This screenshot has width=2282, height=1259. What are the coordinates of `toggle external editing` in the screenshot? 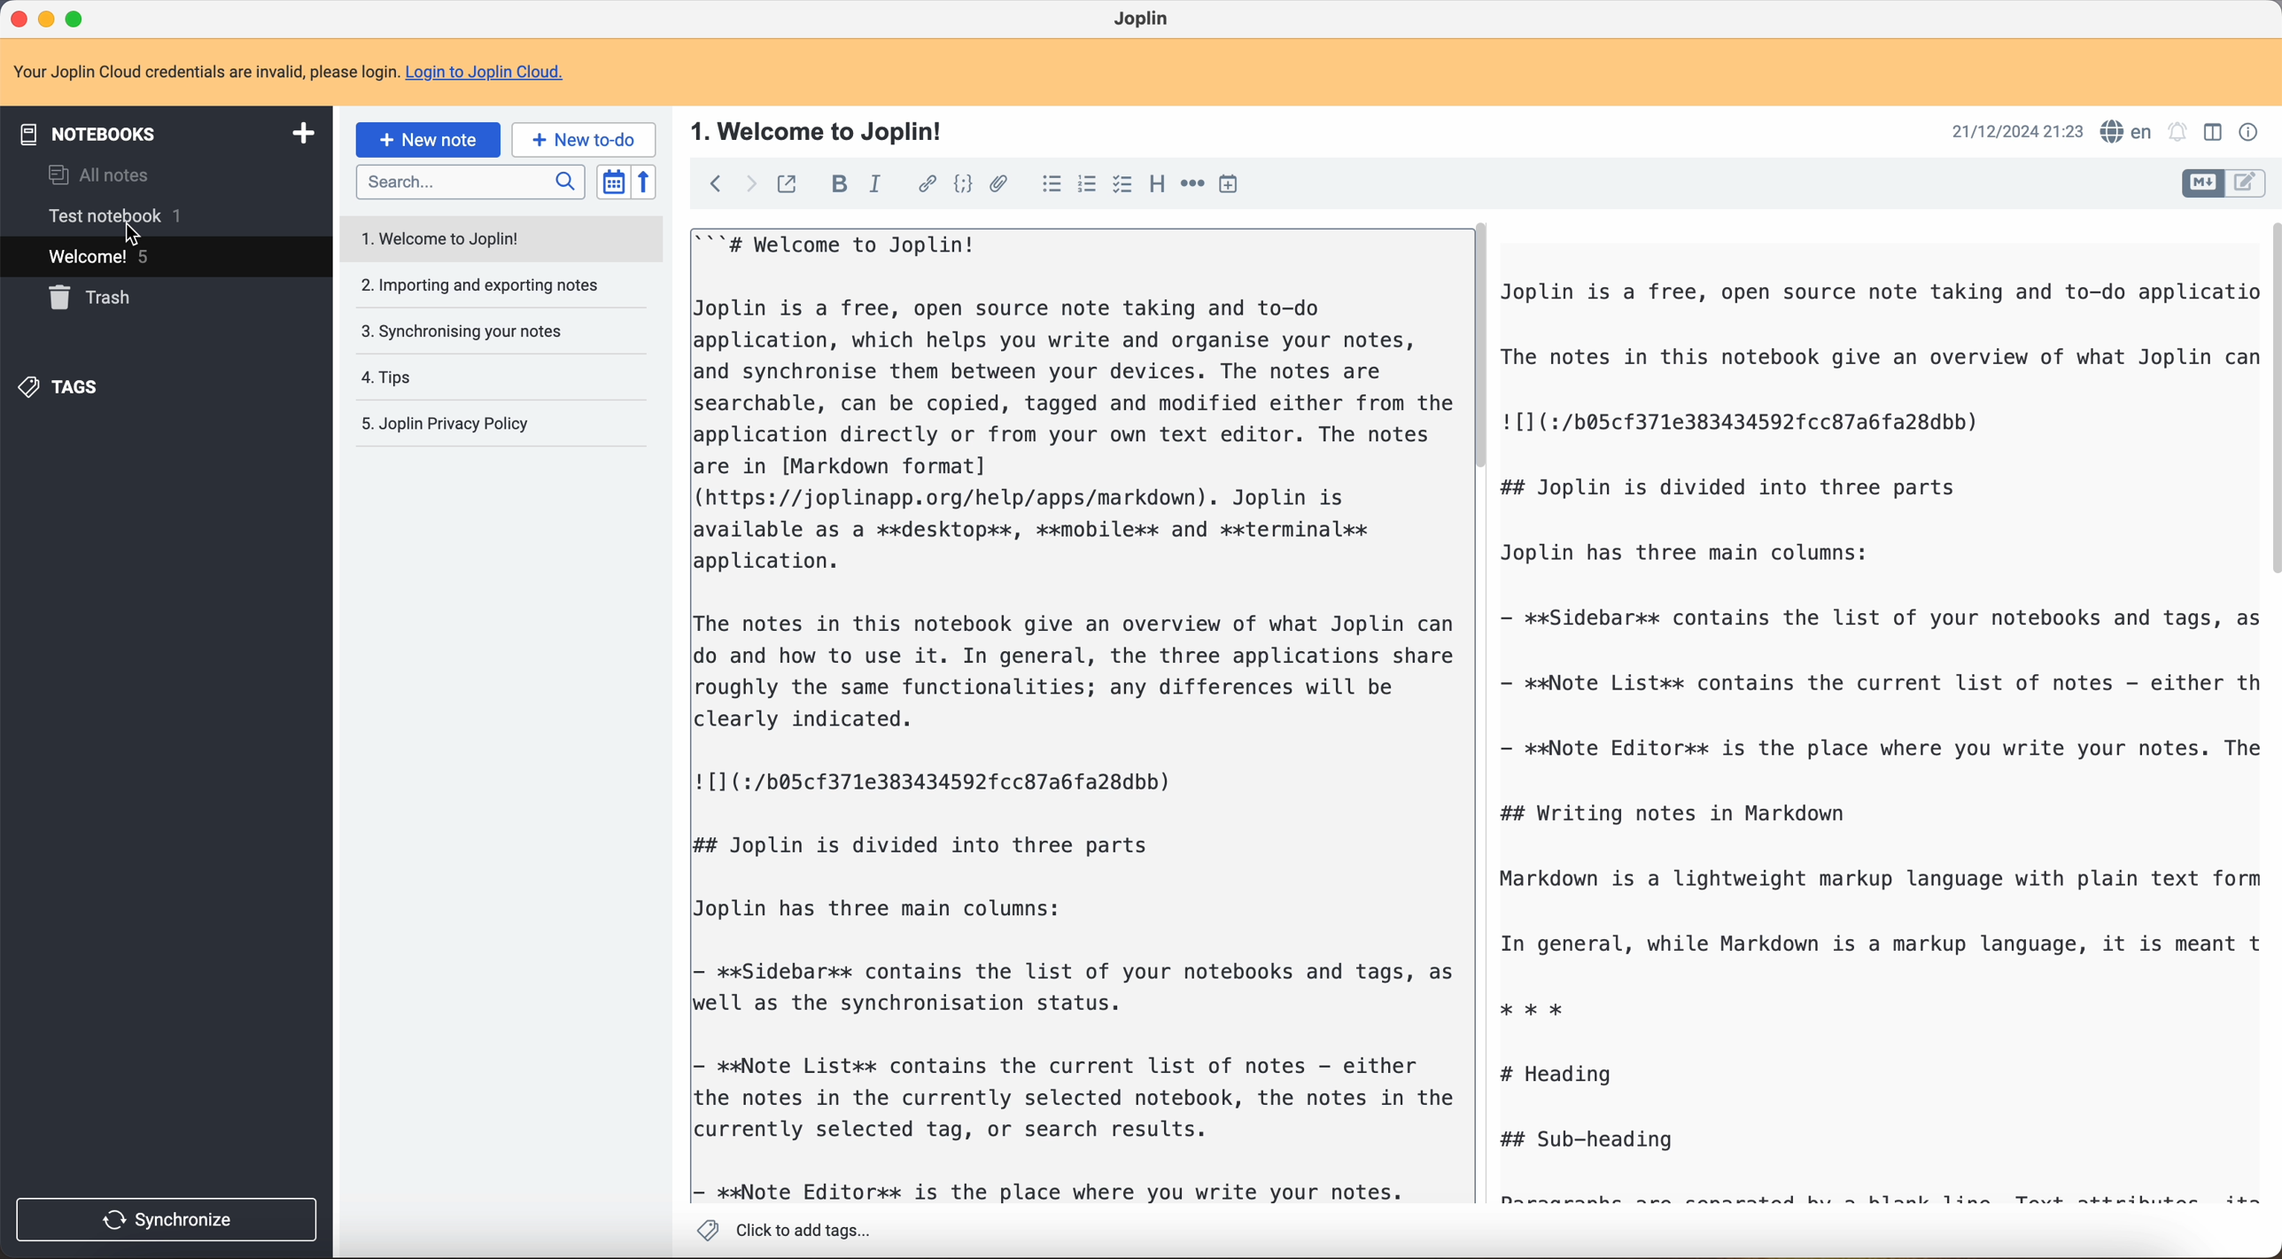 It's located at (788, 186).